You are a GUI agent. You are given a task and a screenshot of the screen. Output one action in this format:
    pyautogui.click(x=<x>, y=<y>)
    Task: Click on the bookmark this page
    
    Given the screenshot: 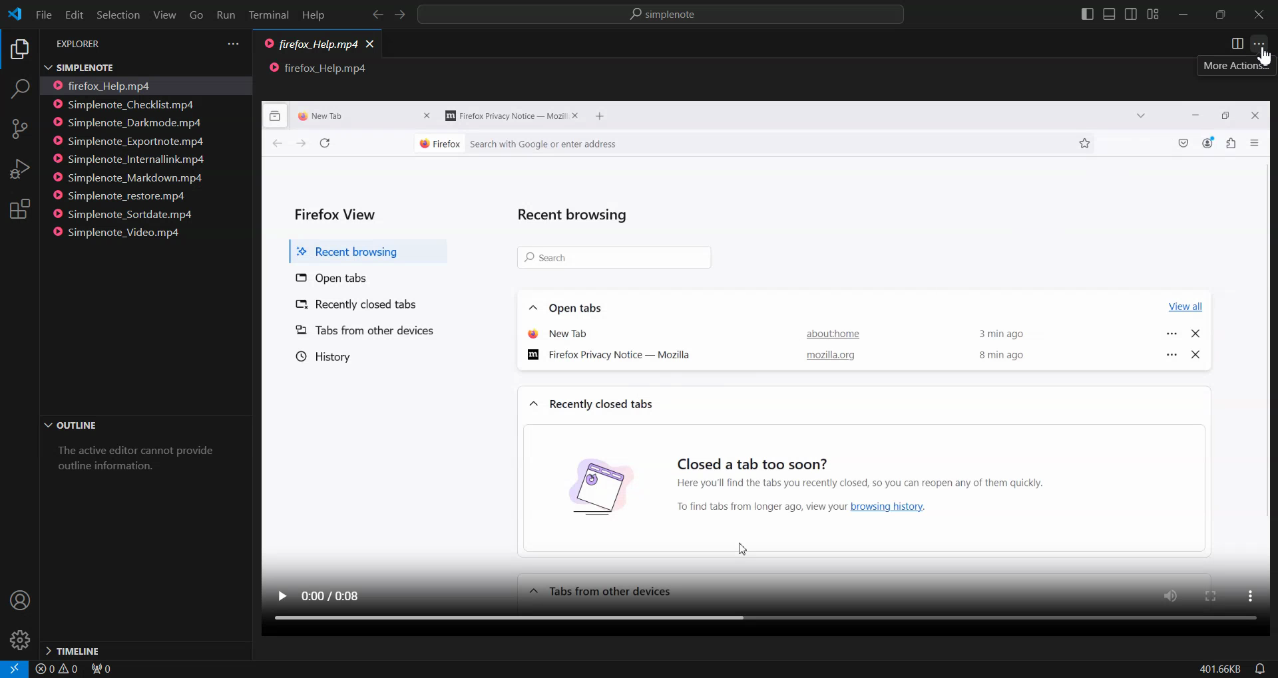 What is the action you would take?
    pyautogui.click(x=1086, y=143)
    